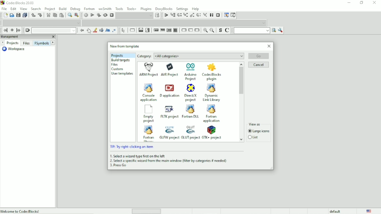  Describe the element at coordinates (32, 15) in the screenshot. I see `Undo` at that location.